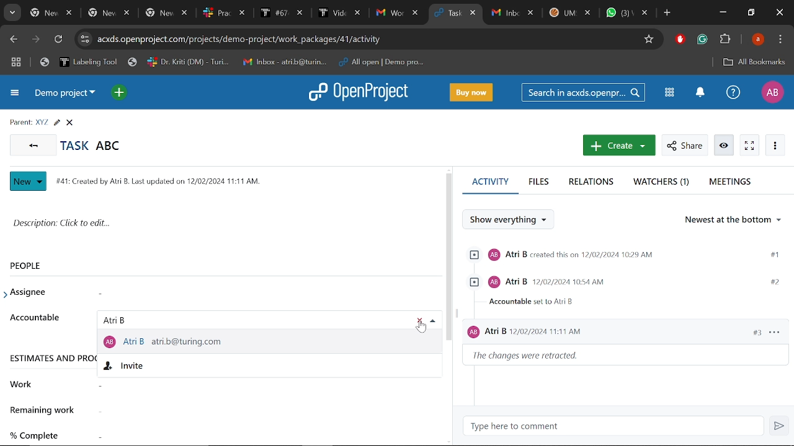  Describe the element at coordinates (16, 93) in the screenshot. I see `Expand project menu` at that location.